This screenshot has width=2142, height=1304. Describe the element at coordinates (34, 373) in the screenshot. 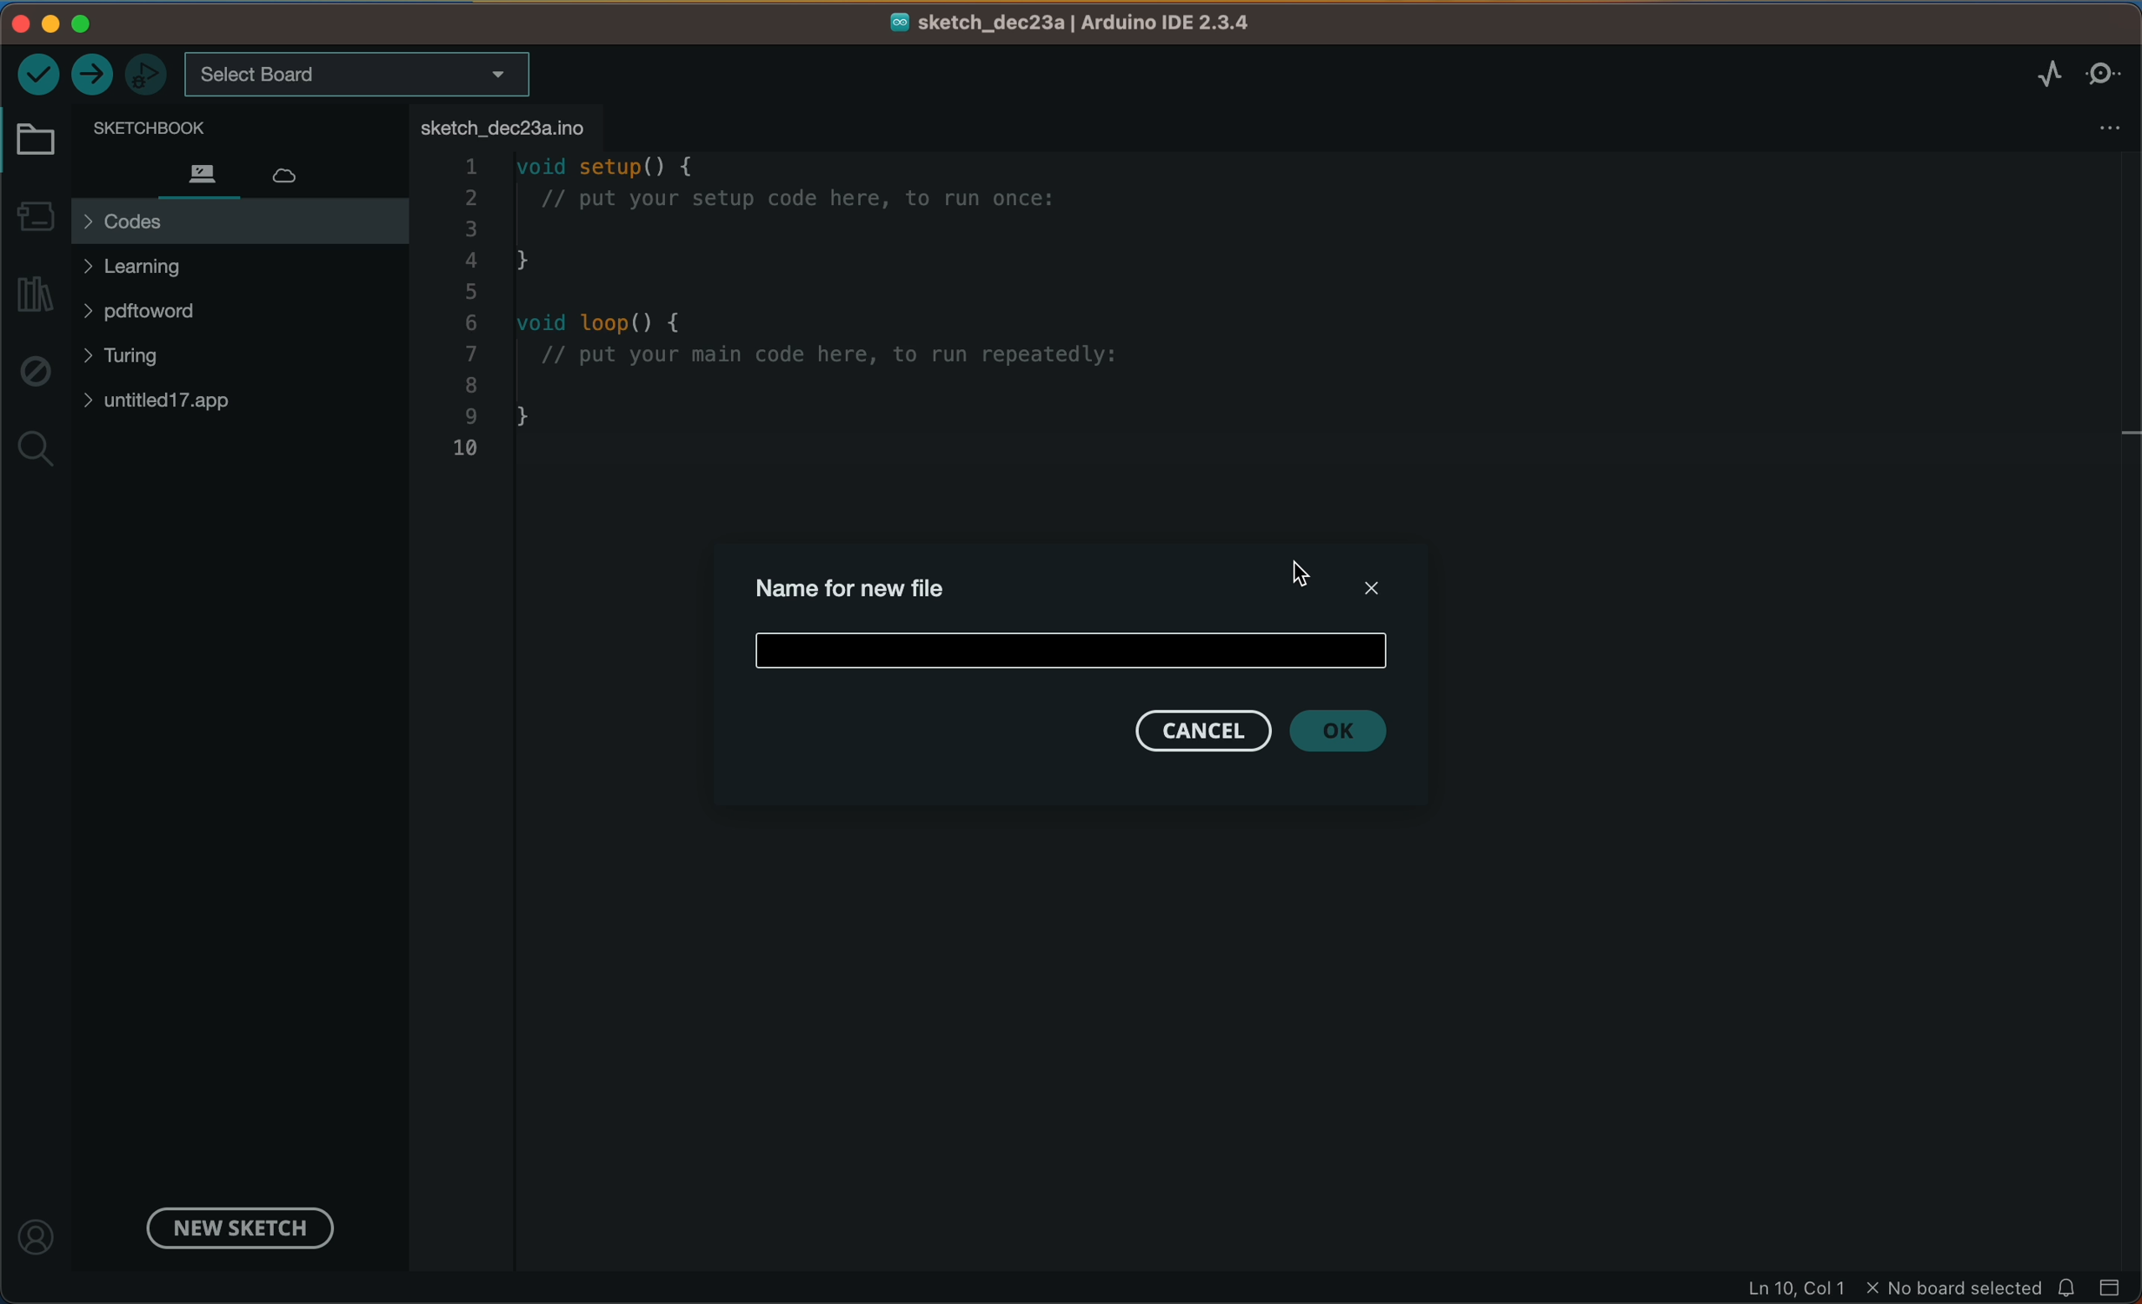

I see `debug` at that location.